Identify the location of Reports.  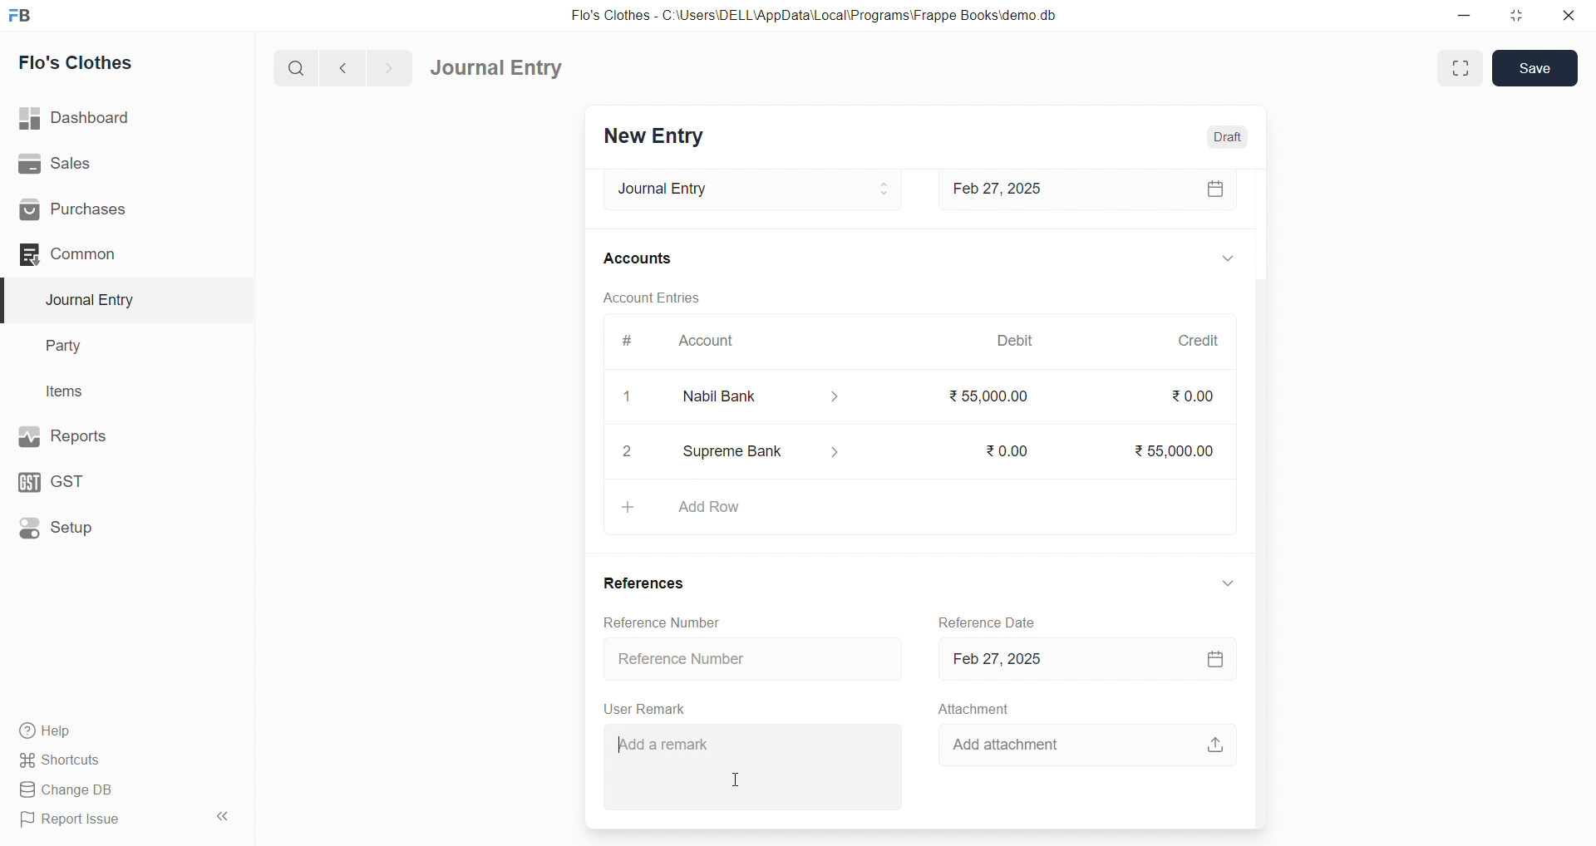
(98, 436).